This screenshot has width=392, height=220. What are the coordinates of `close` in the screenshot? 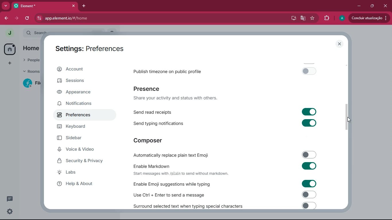 It's located at (385, 6).